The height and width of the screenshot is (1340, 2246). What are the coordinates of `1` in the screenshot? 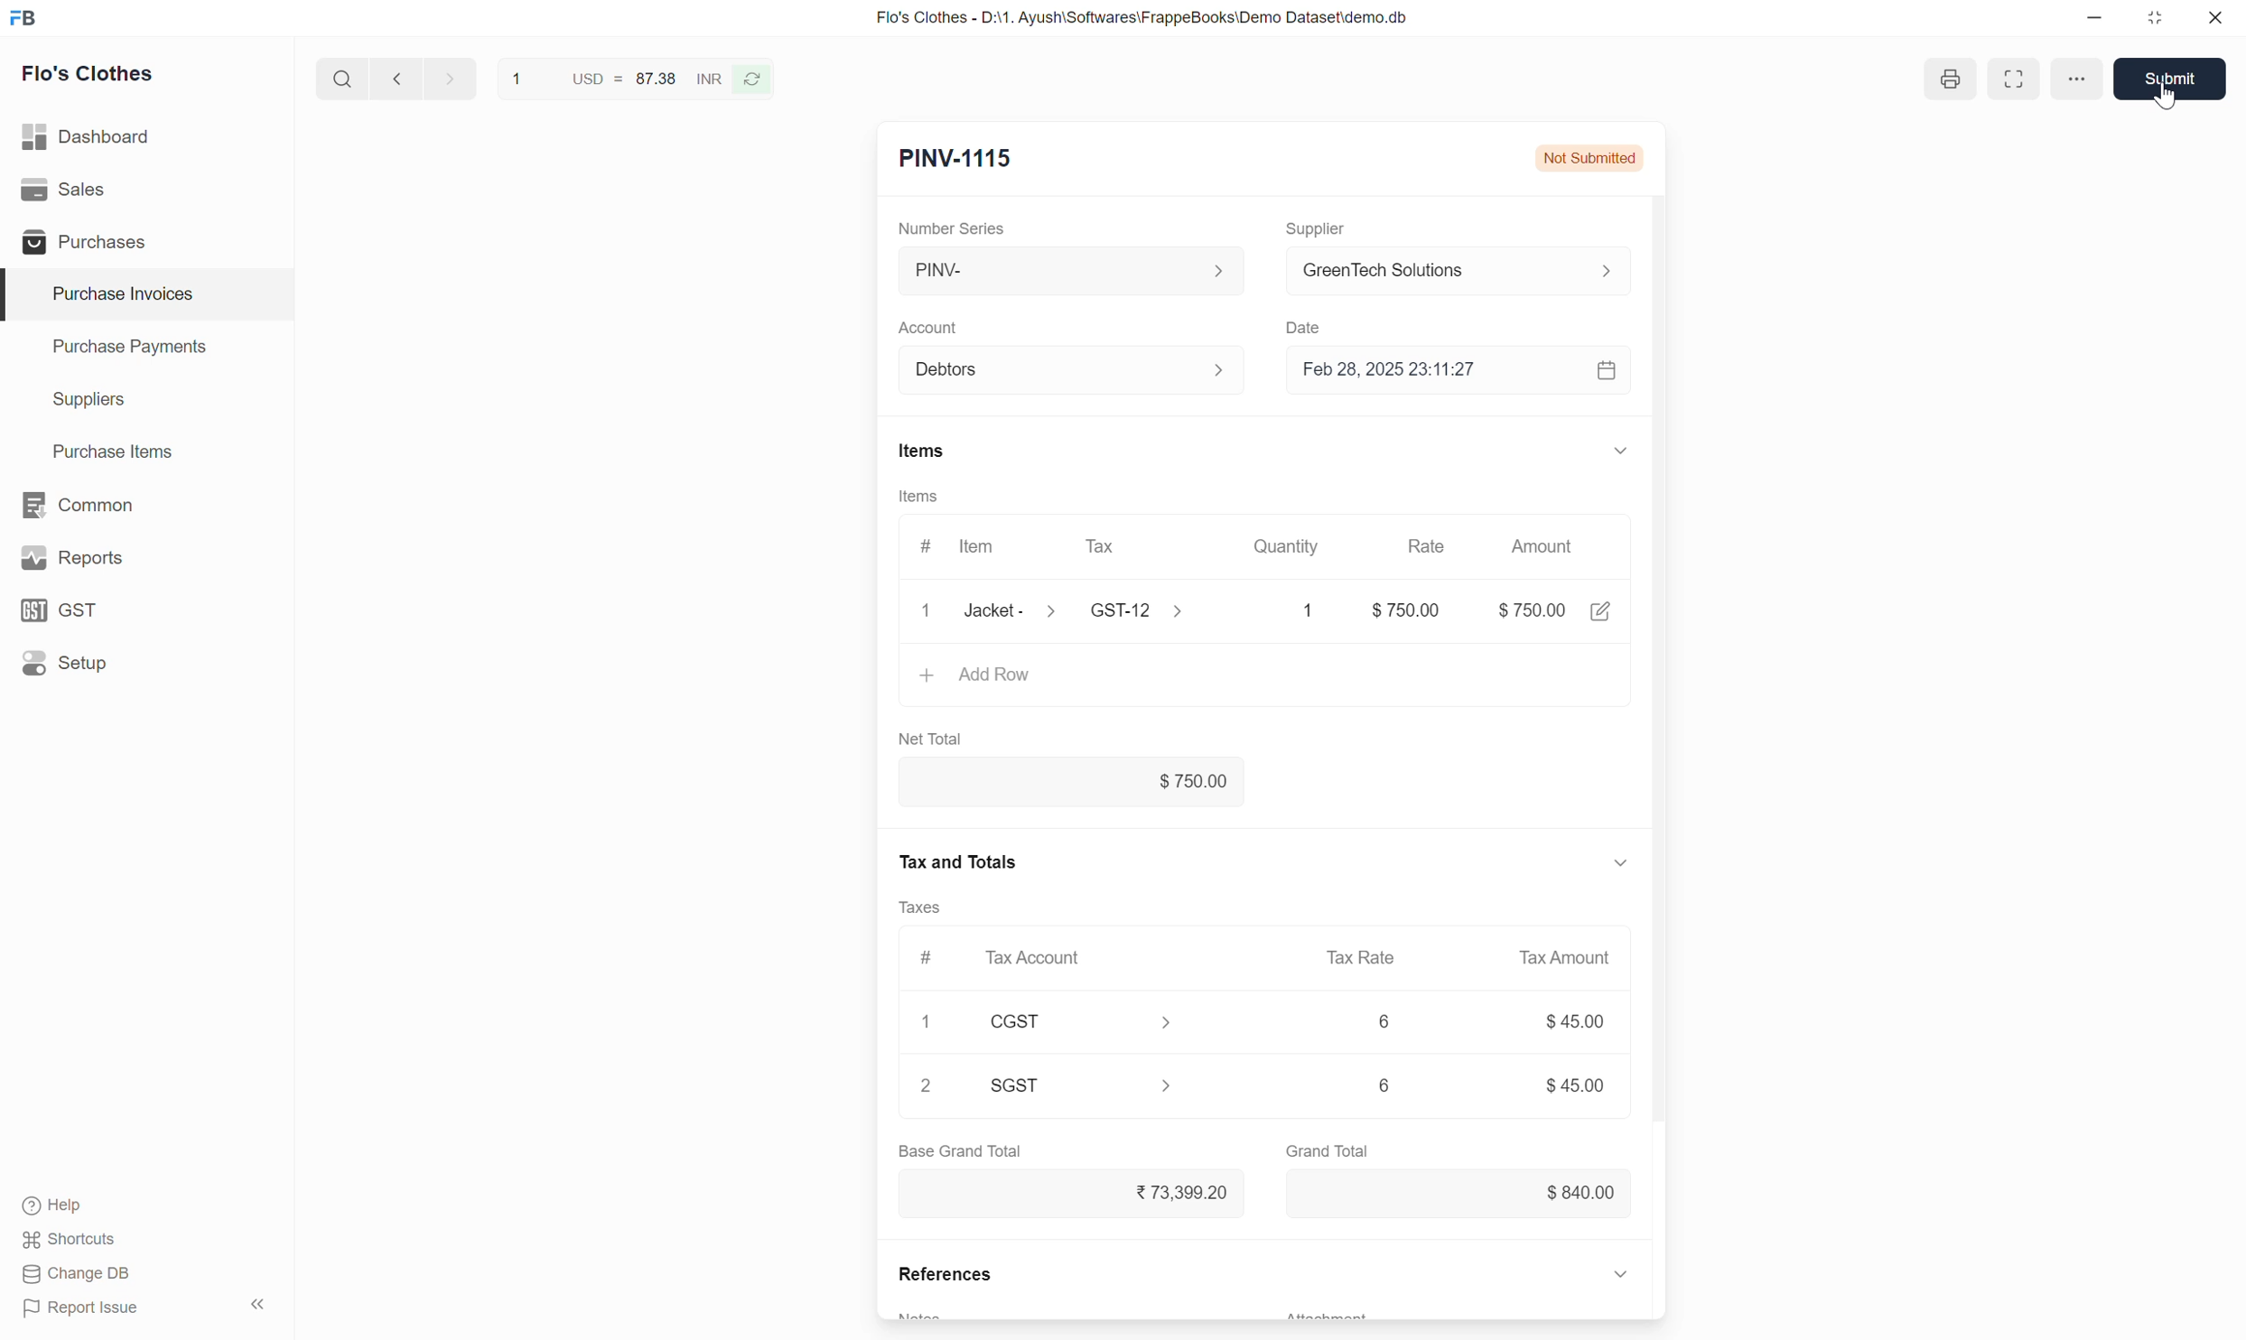 It's located at (1292, 610).